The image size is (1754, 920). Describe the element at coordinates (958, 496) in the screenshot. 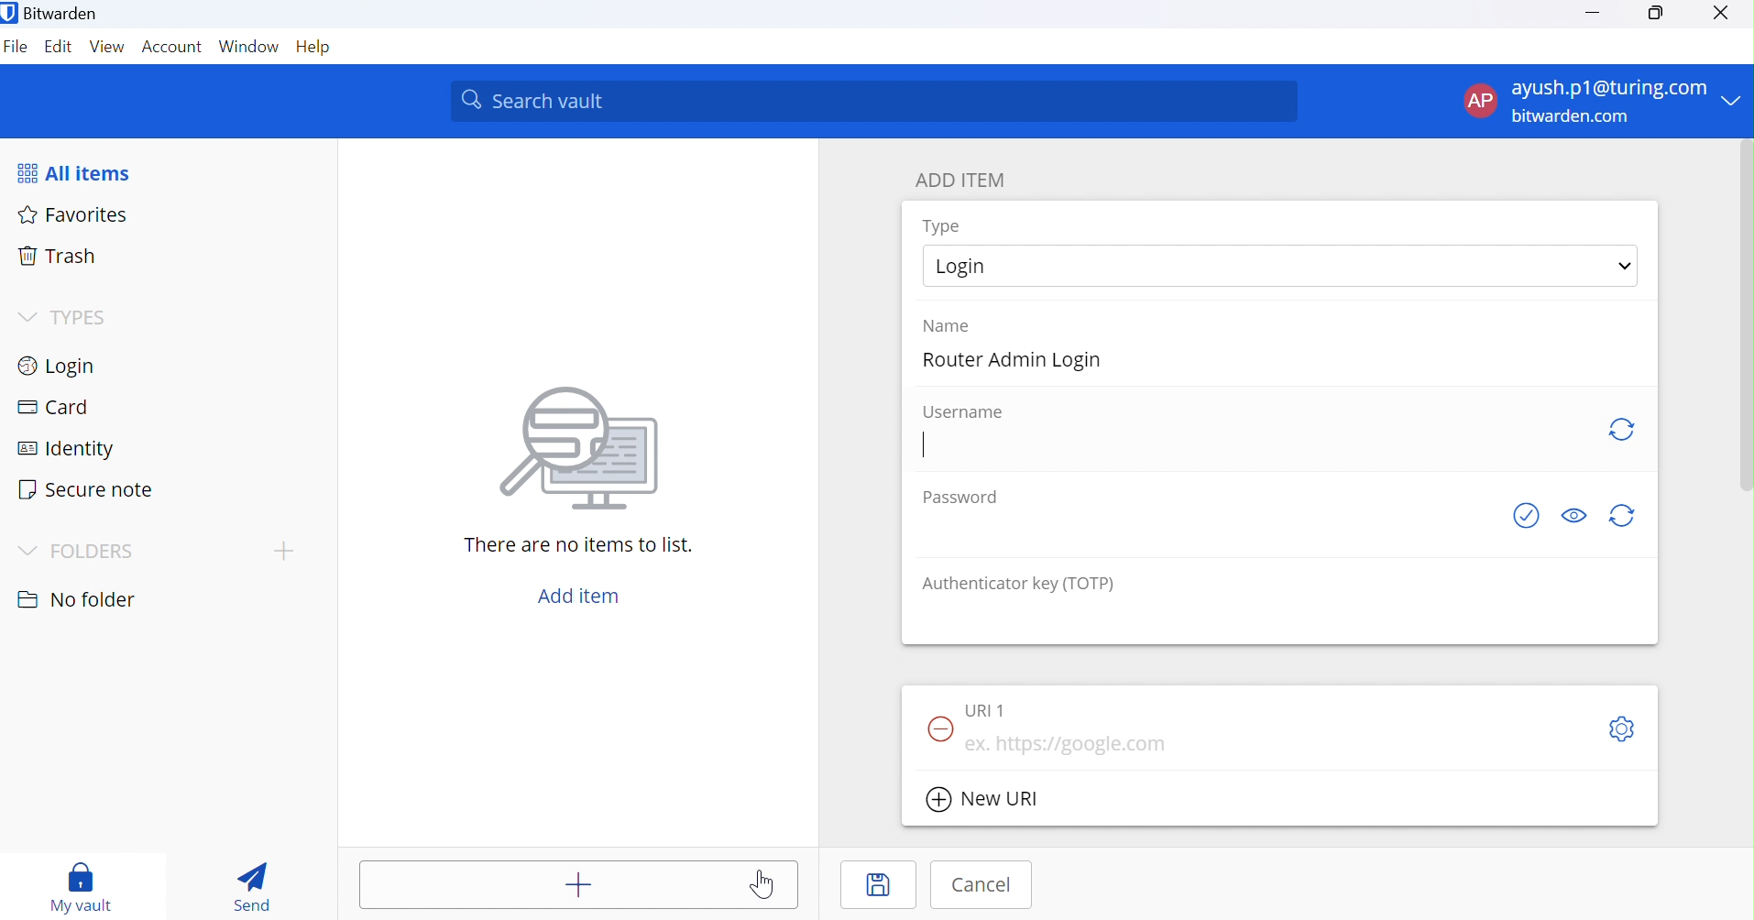

I see `Password` at that location.